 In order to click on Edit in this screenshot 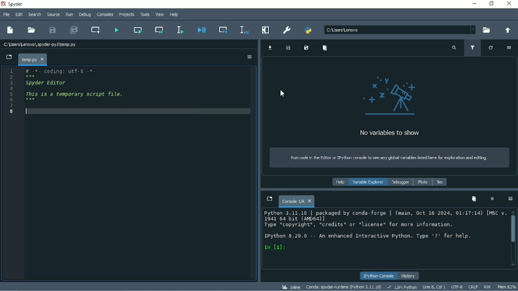, I will do `click(18, 14)`.